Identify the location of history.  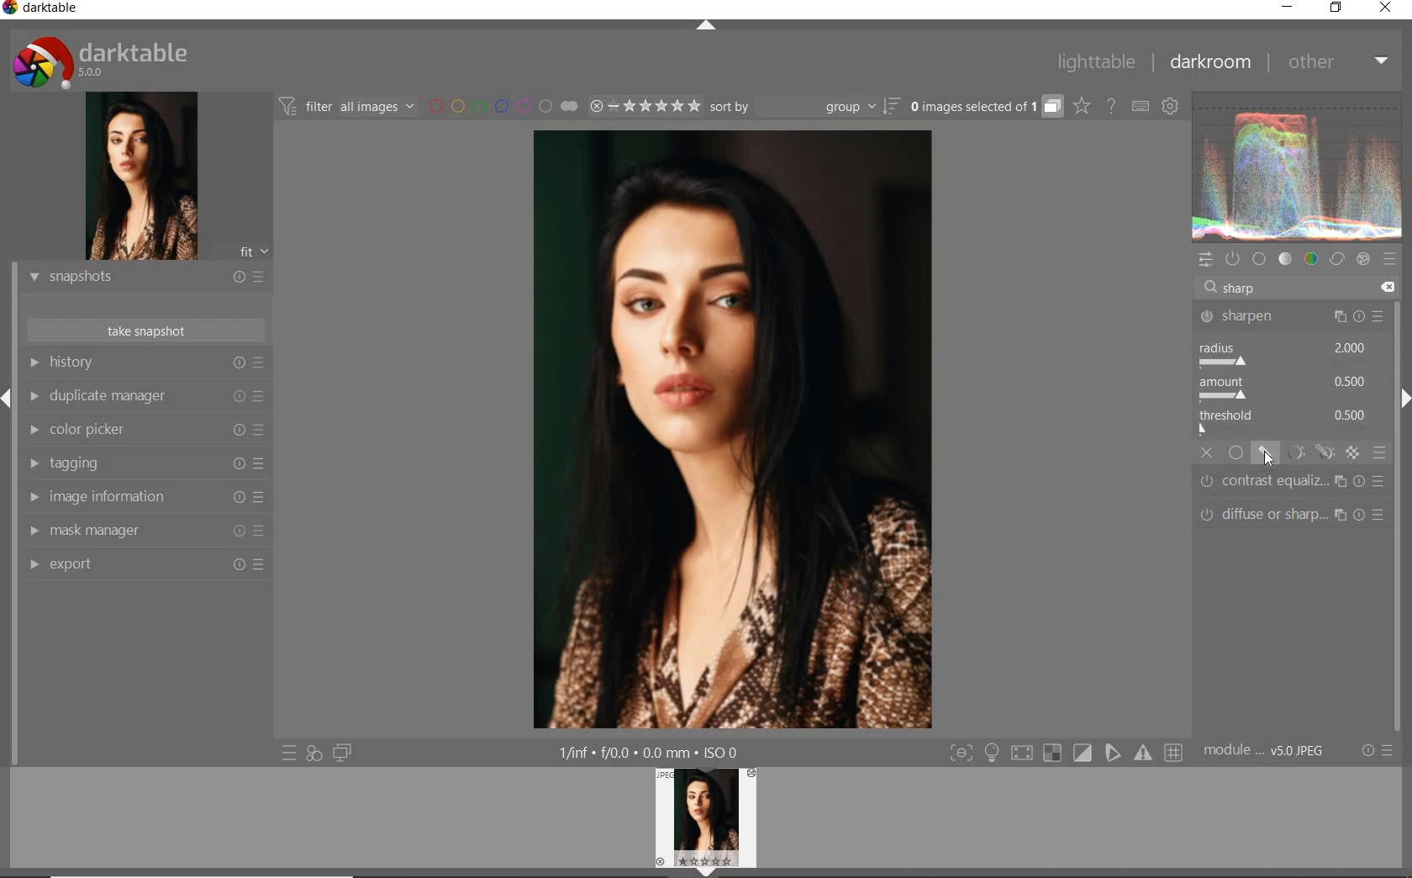
(148, 362).